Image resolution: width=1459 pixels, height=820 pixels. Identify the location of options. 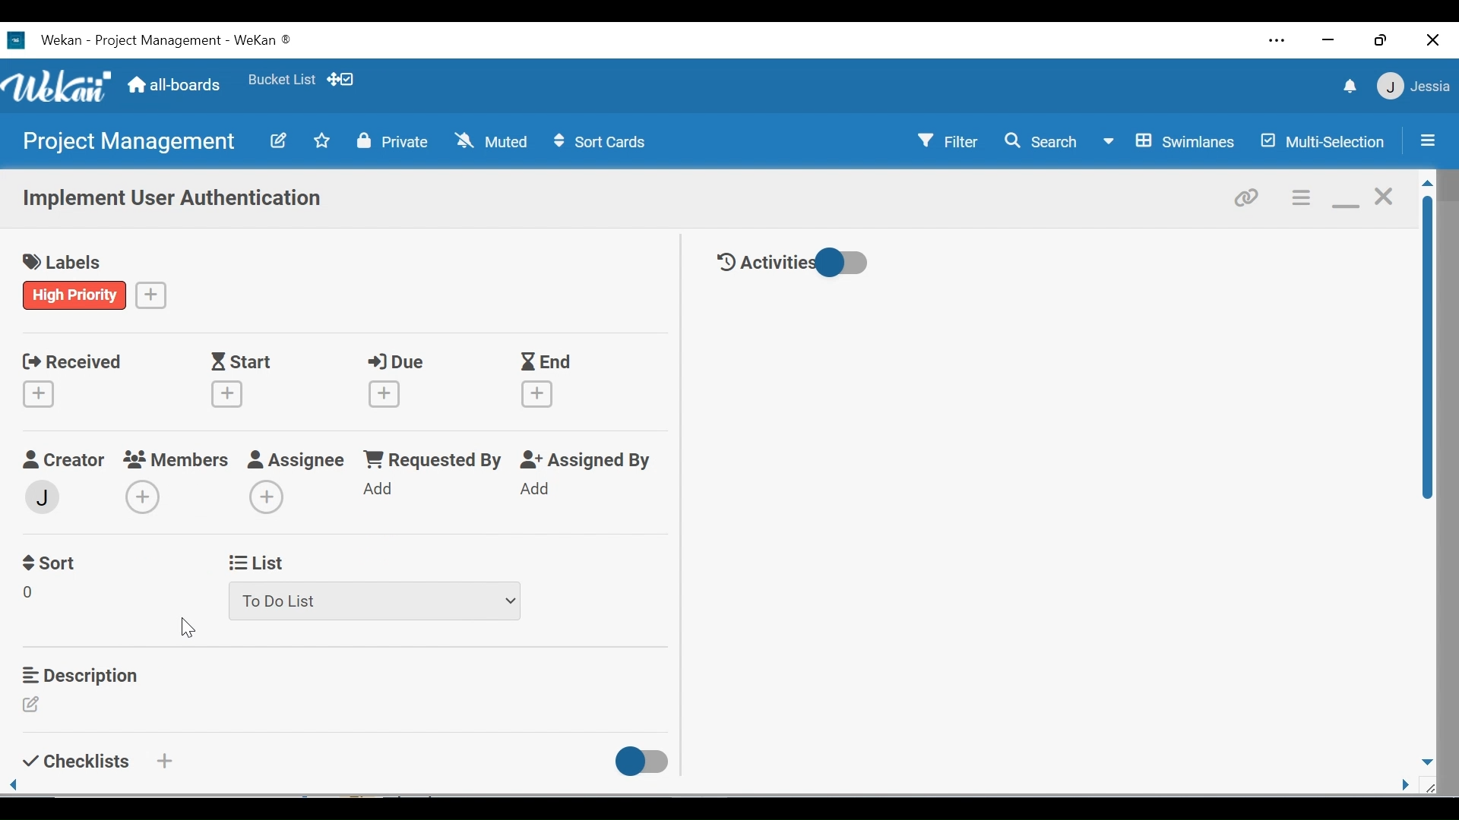
(1299, 197).